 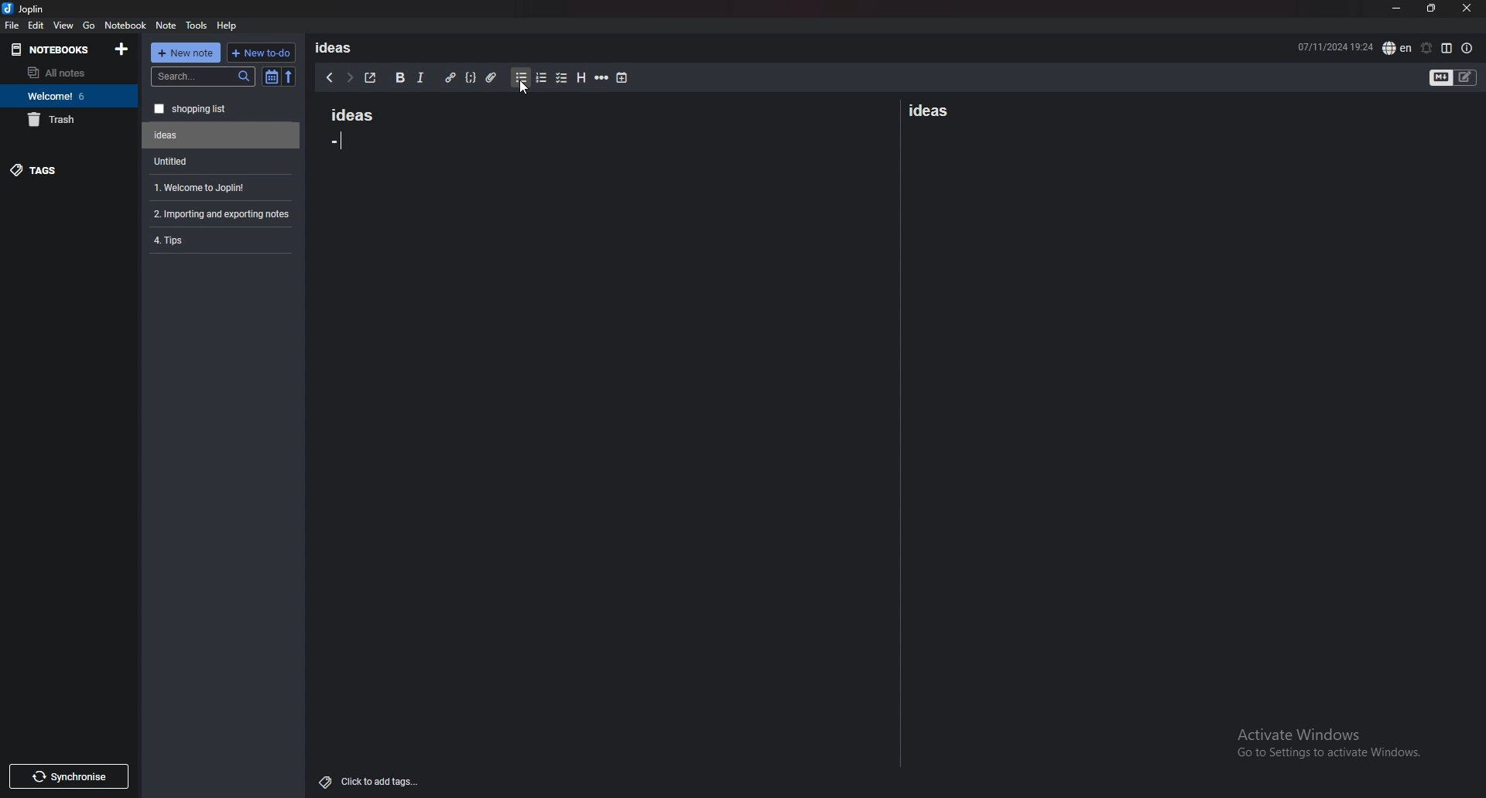 I want to click on help, so click(x=228, y=25).